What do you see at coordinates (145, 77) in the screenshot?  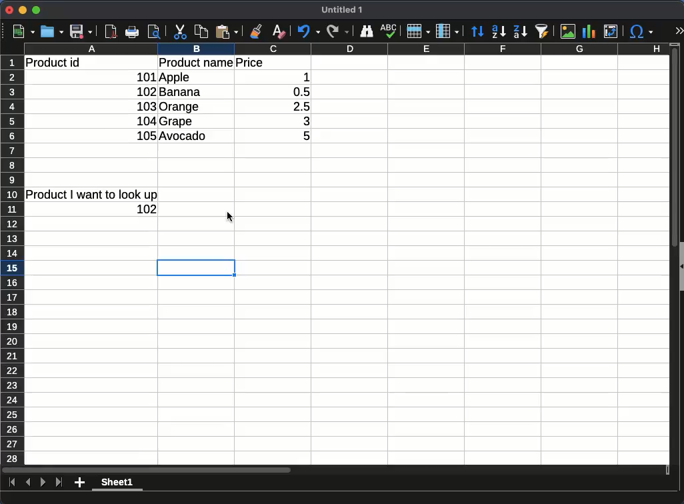 I see `101` at bounding box center [145, 77].